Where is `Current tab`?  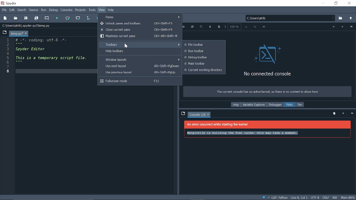
Current tab is located at coordinates (16, 33).